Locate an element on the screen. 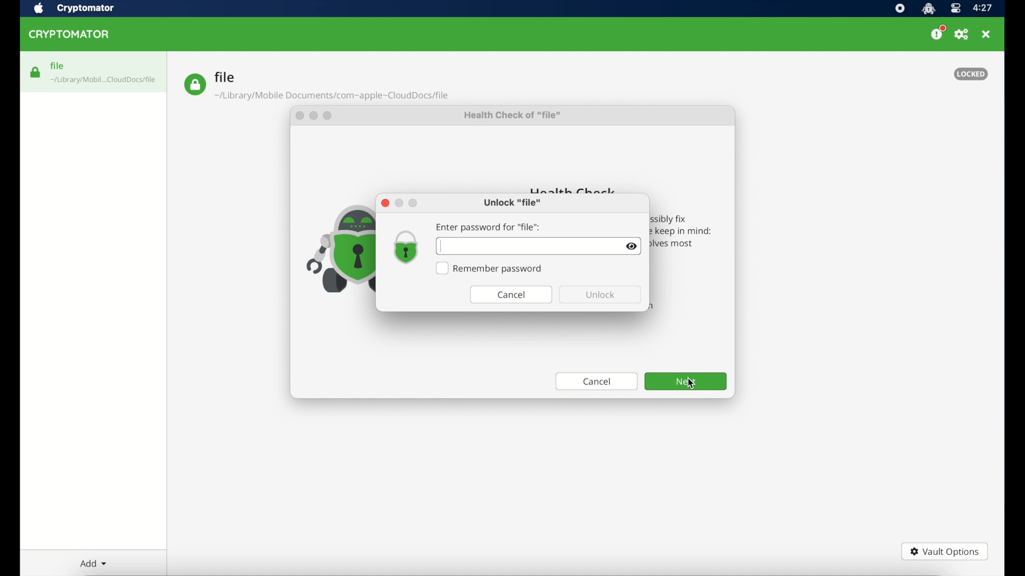 The image size is (1025, 576). cancel is located at coordinates (512, 295).